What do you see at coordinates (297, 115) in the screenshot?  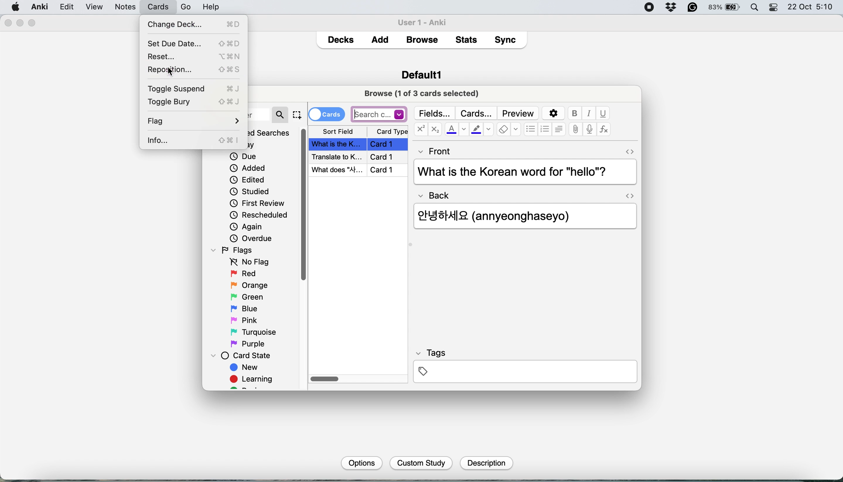 I see `selection tool` at bounding box center [297, 115].